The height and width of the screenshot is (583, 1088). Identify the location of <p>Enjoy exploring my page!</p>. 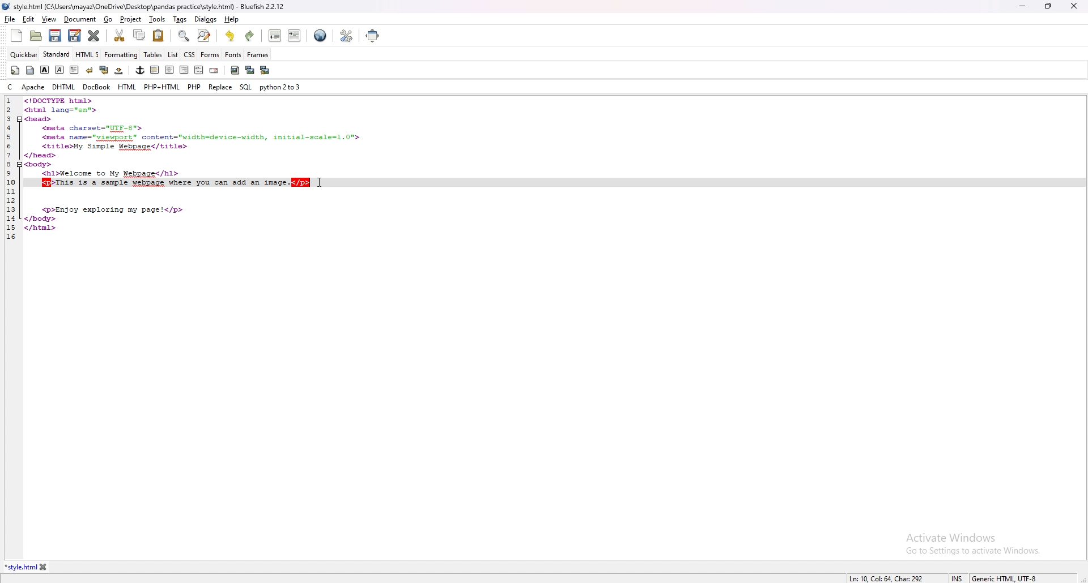
(114, 210).